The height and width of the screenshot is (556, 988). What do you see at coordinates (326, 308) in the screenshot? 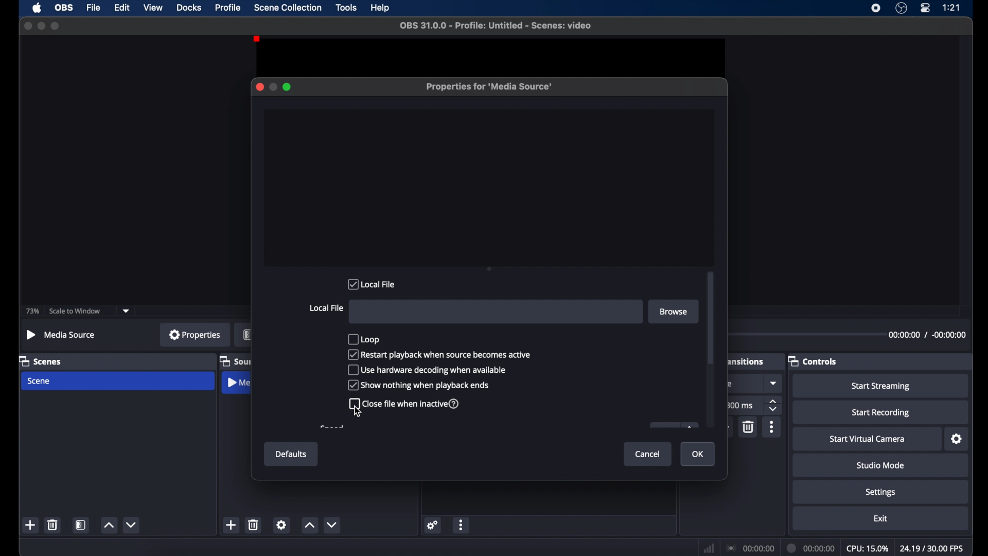
I see `local file` at bounding box center [326, 308].